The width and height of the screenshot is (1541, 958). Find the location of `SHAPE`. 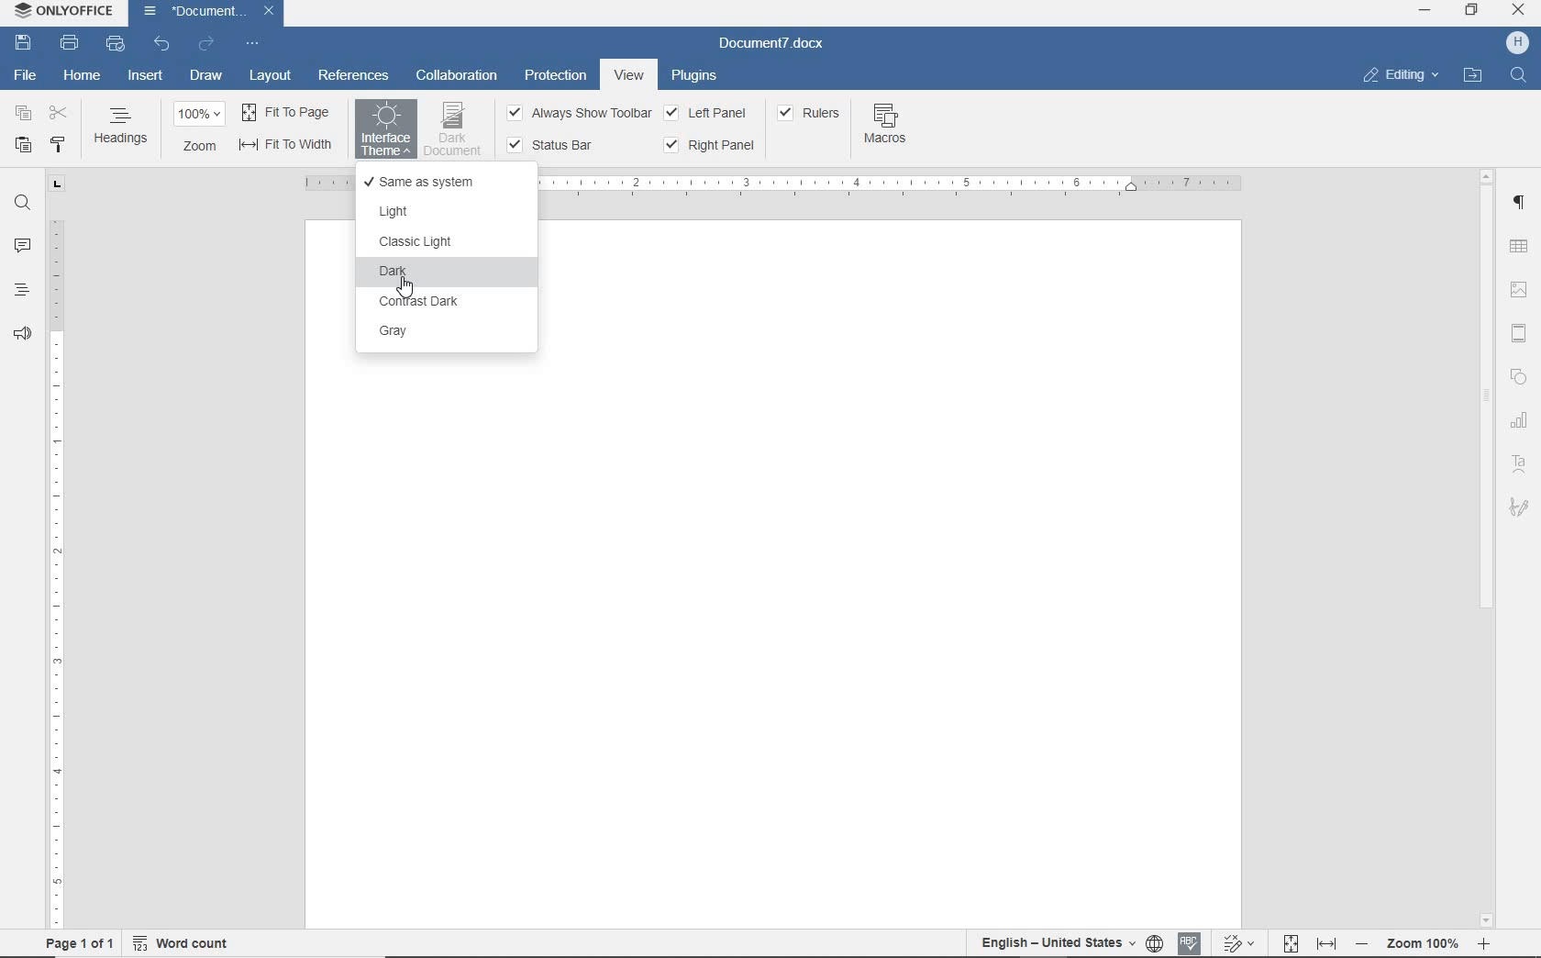

SHAPE is located at coordinates (1519, 378).